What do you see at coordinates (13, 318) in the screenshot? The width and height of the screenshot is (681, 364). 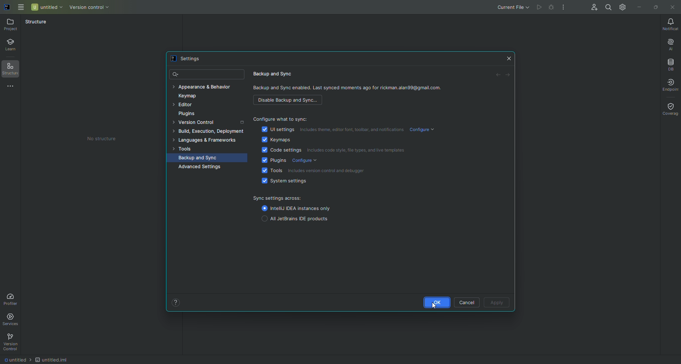 I see `Services` at bounding box center [13, 318].